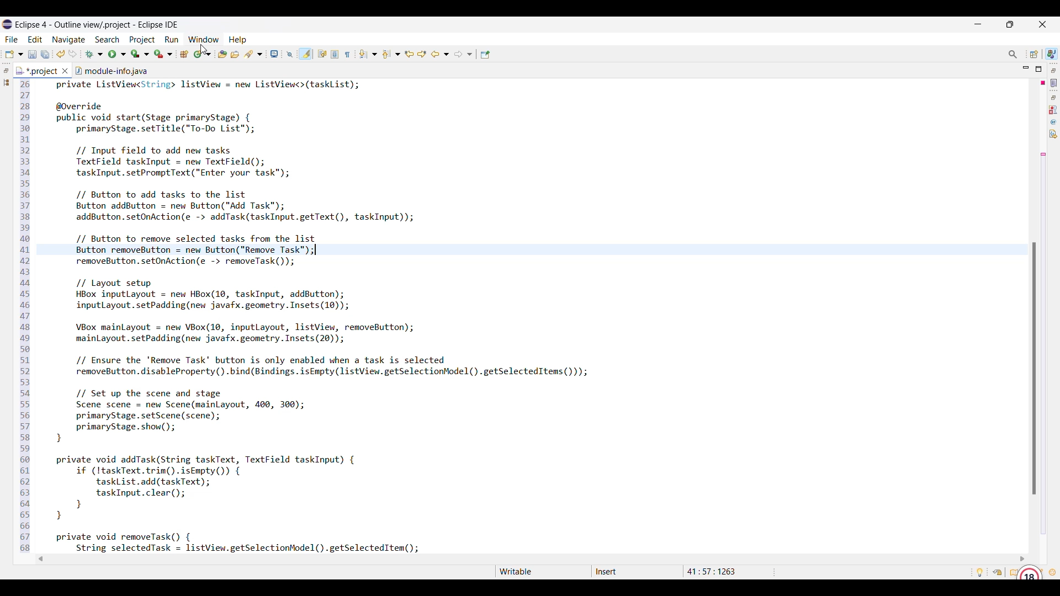 The height and width of the screenshot is (596, 1060). Describe the element at coordinates (322, 54) in the screenshot. I see `Toggle word wrap` at that location.